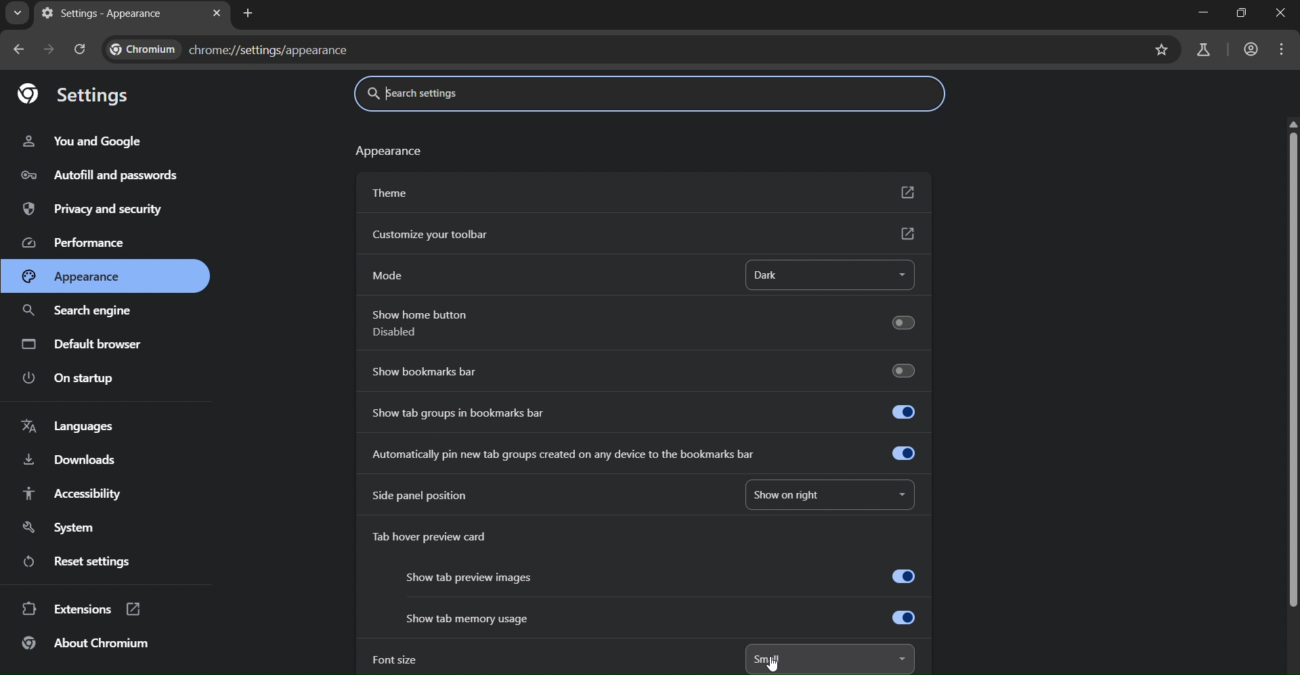 The width and height of the screenshot is (1300, 675). I want to click on privacy & security, so click(93, 211).